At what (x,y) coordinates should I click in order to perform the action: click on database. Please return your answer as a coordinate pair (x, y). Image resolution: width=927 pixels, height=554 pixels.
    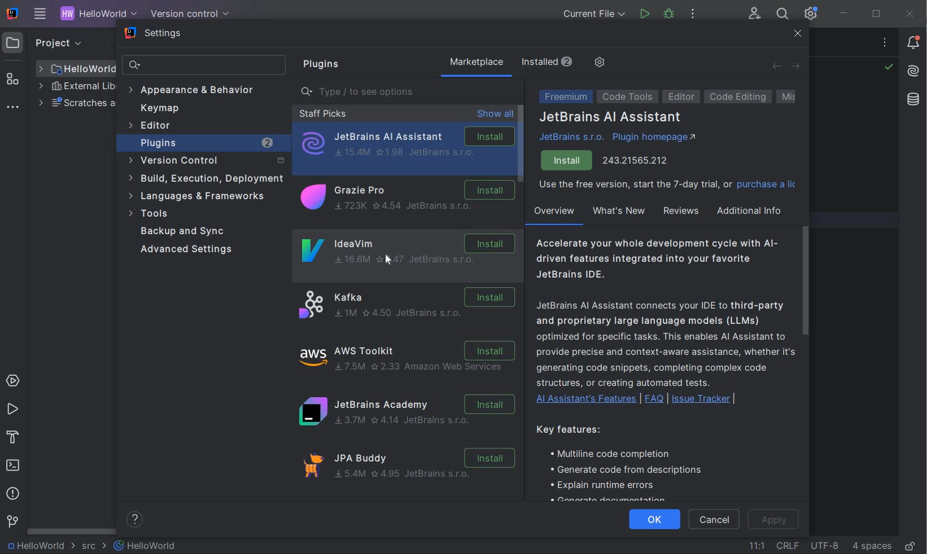
    Looking at the image, I should click on (910, 100).